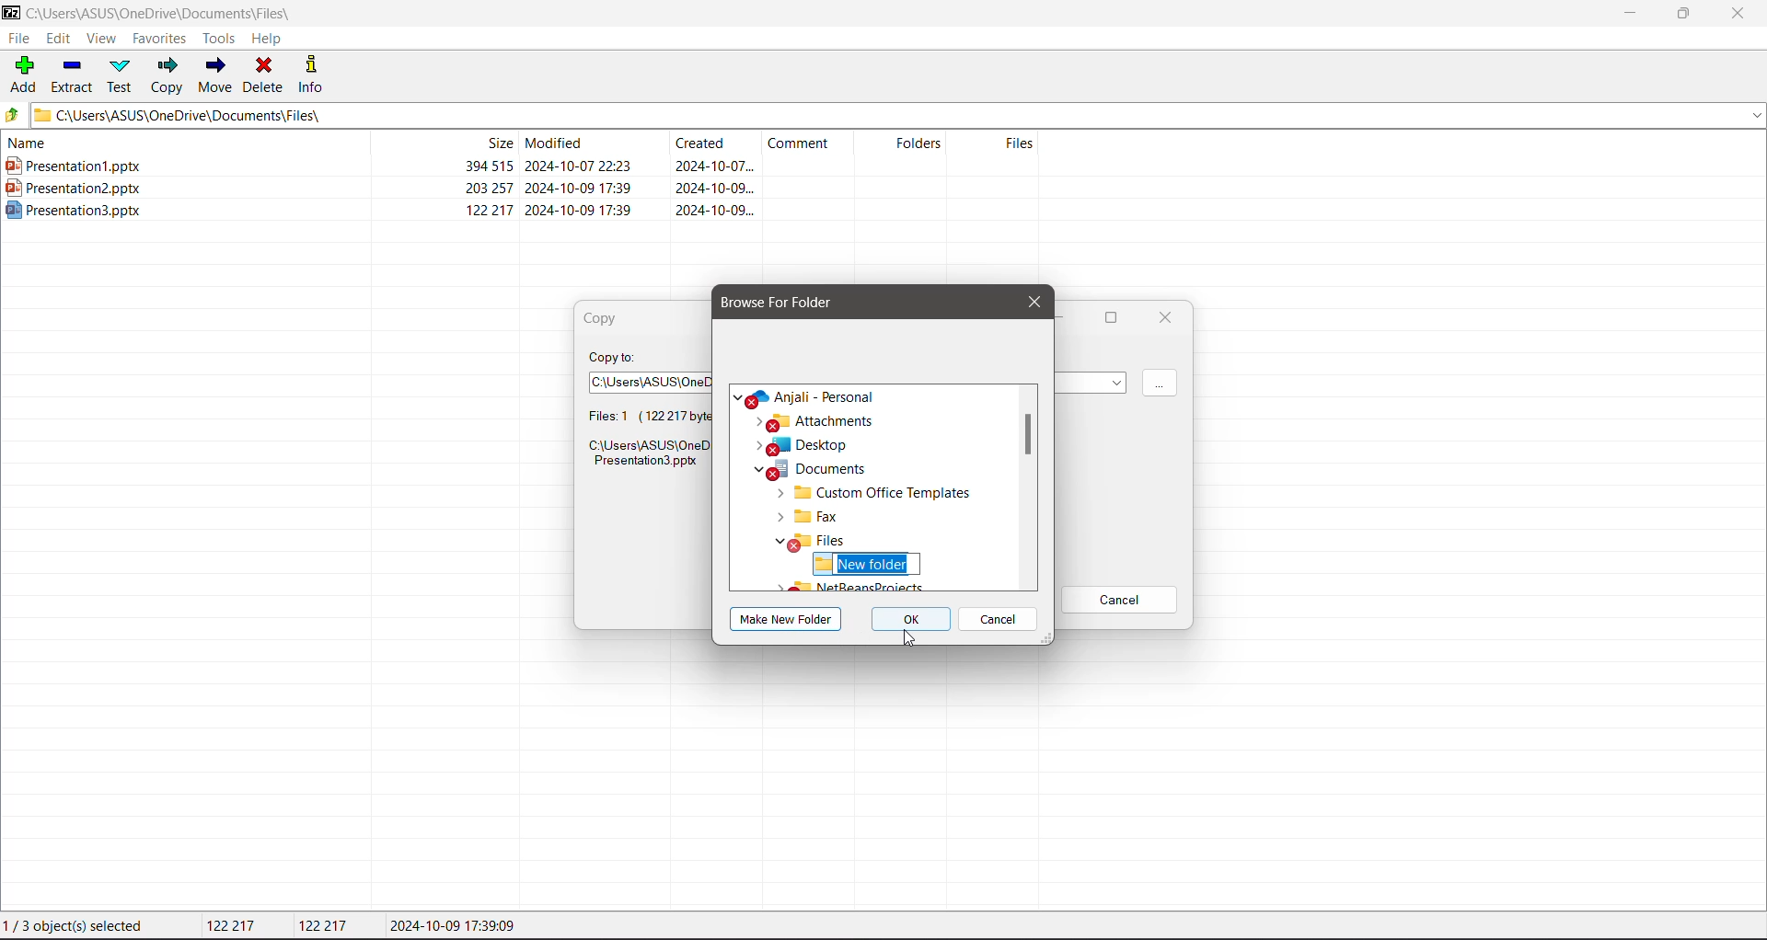  I want to click on Edit, so click(59, 39).